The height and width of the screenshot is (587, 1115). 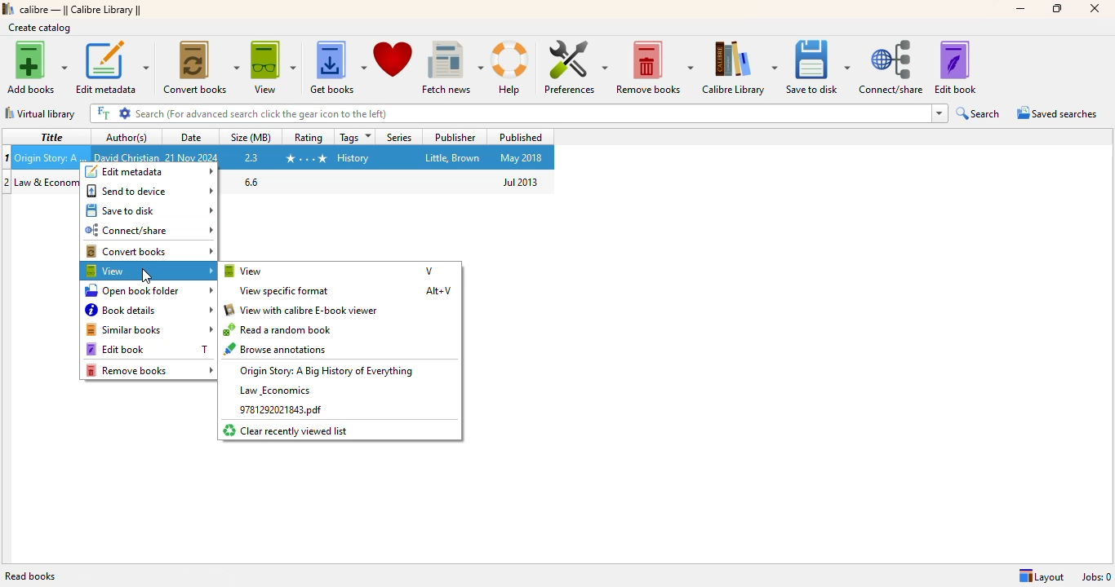 What do you see at coordinates (125, 113) in the screenshot?
I see `settings` at bounding box center [125, 113].